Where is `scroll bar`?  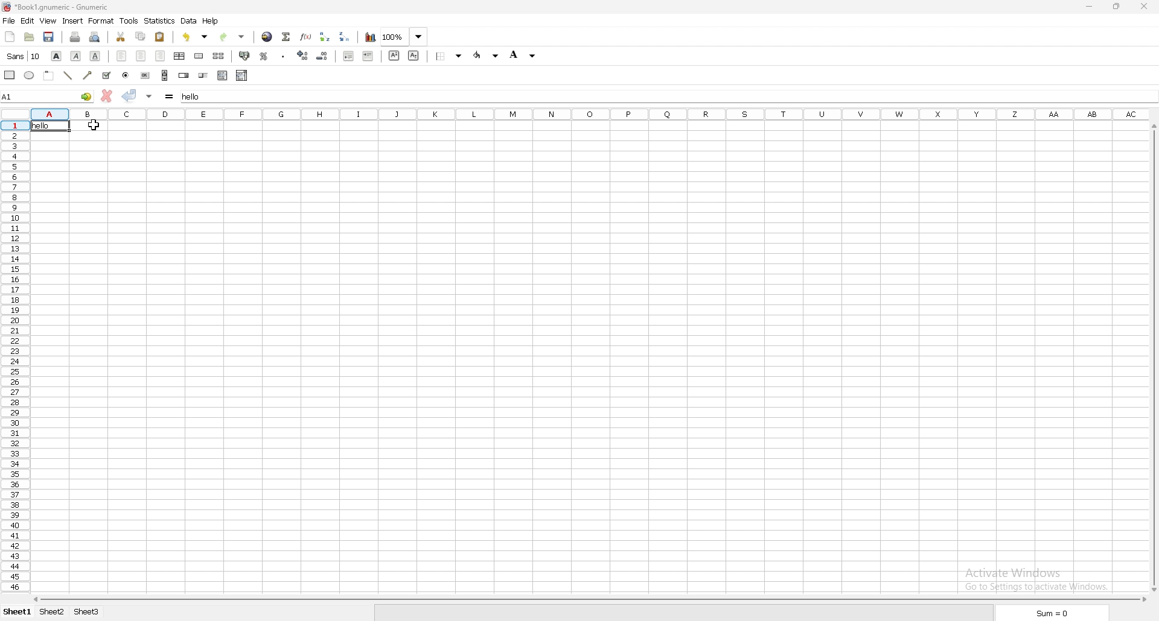
scroll bar is located at coordinates (1153, 359).